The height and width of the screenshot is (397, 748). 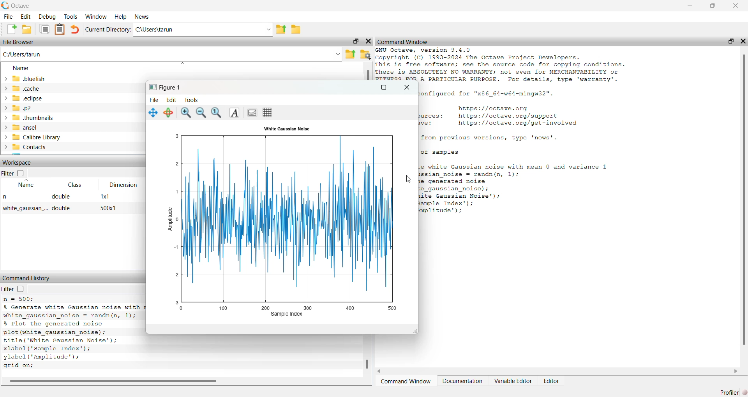 What do you see at coordinates (409, 179) in the screenshot?
I see `cursor movement` at bounding box center [409, 179].